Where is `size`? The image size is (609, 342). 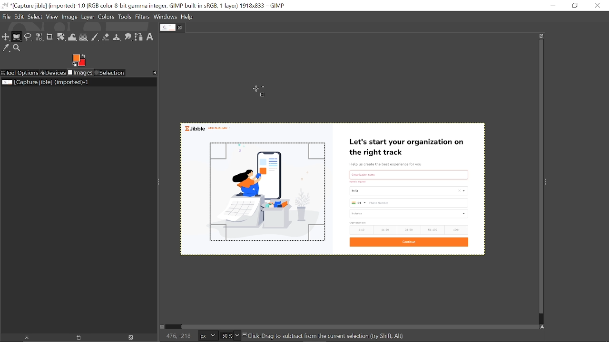
size is located at coordinates (358, 223).